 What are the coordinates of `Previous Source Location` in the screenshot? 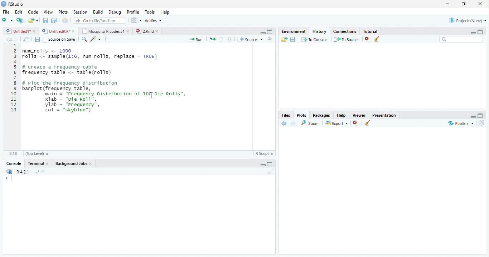 It's located at (8, 39).